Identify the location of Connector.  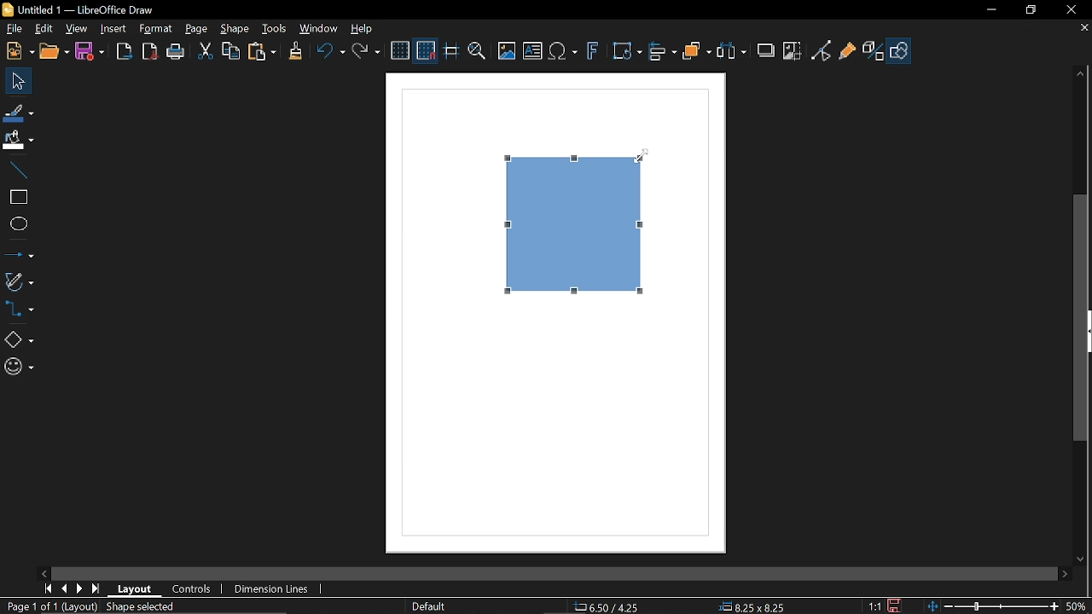
(22, 311).